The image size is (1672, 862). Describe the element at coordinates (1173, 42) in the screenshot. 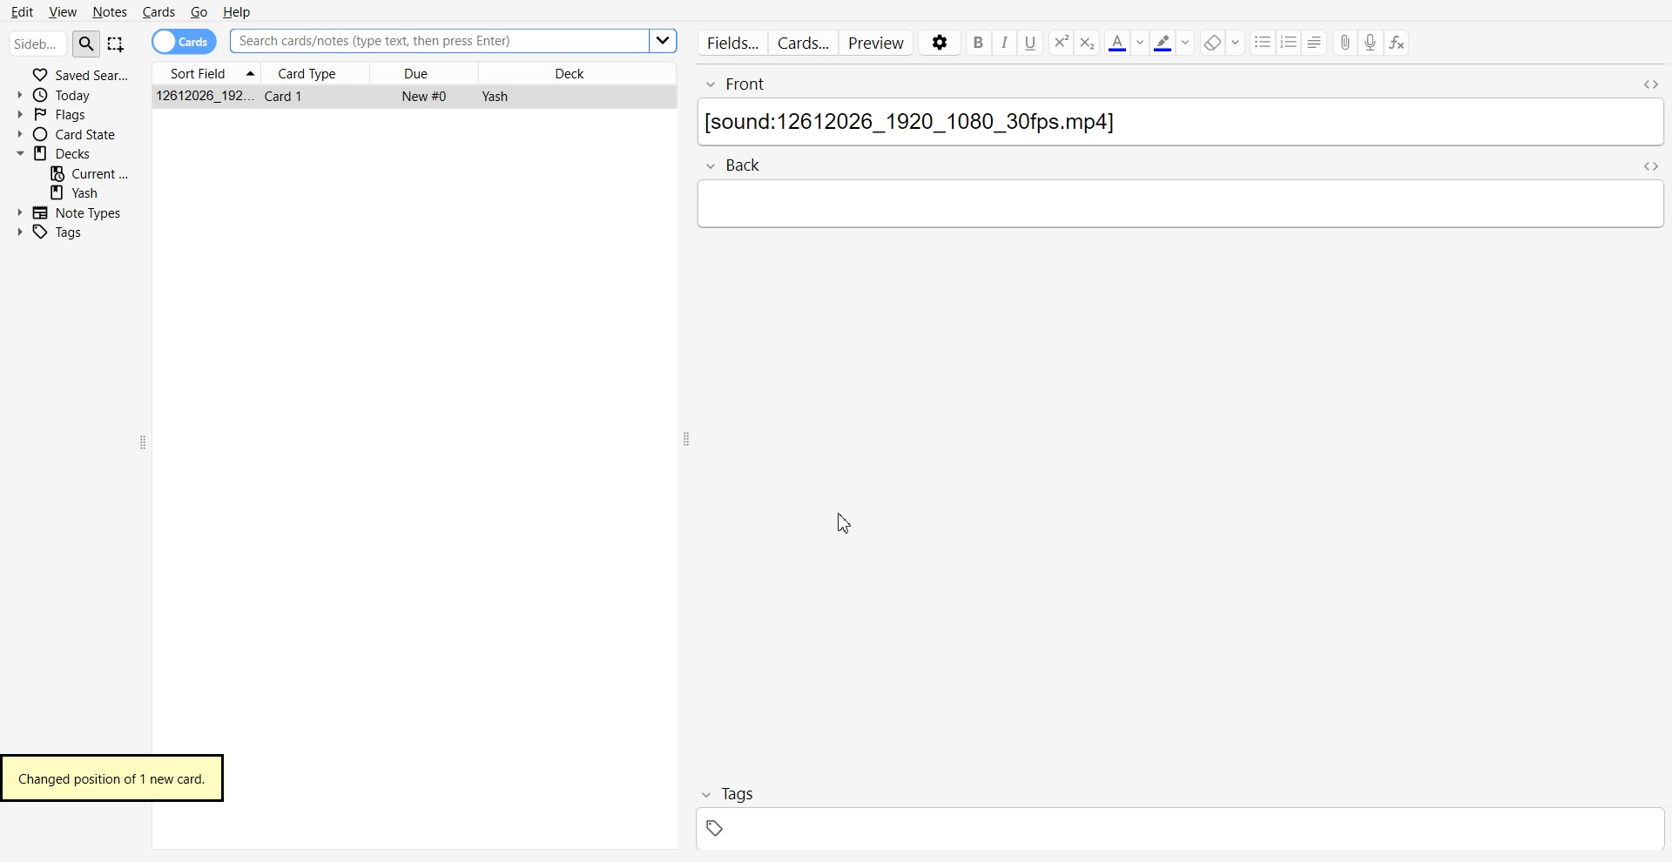

I see `Highlight text color` at that location.